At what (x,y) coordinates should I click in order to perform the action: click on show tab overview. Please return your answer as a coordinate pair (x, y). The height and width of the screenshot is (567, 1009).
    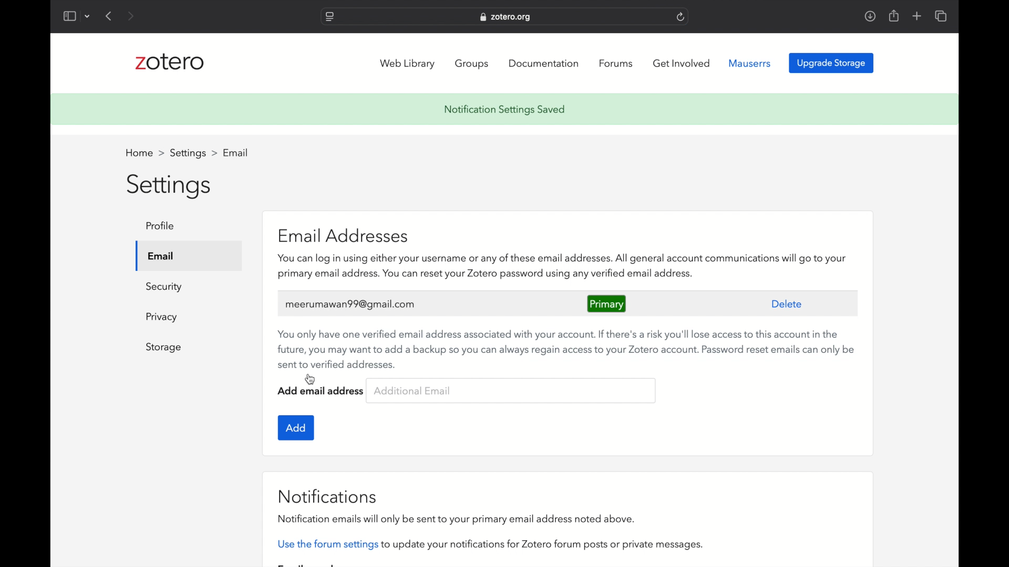
    Looking at the image, I should click on (942, 17).